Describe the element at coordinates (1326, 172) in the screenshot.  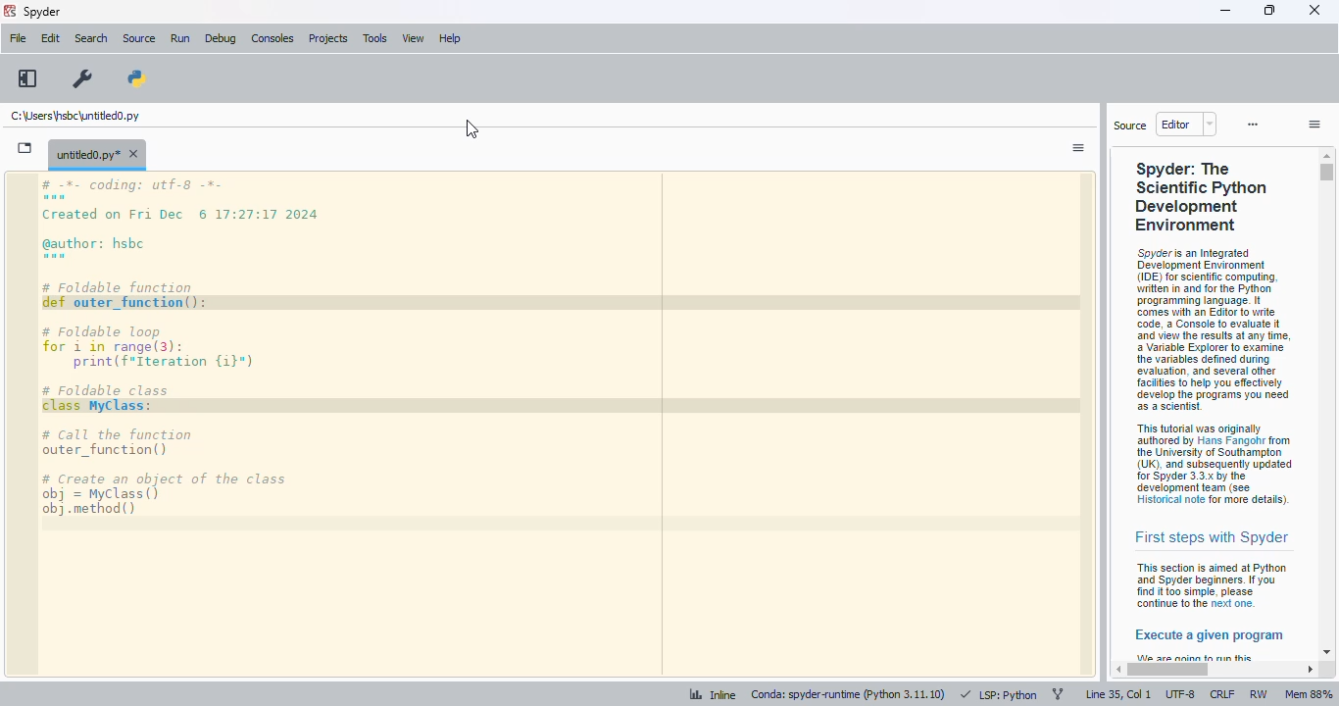
I see `vertical scroll bar` at that location.